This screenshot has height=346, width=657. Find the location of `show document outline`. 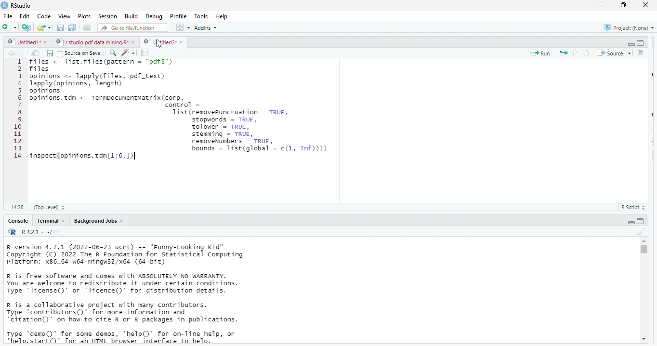

show document outline is located at coordinates (642, 53).